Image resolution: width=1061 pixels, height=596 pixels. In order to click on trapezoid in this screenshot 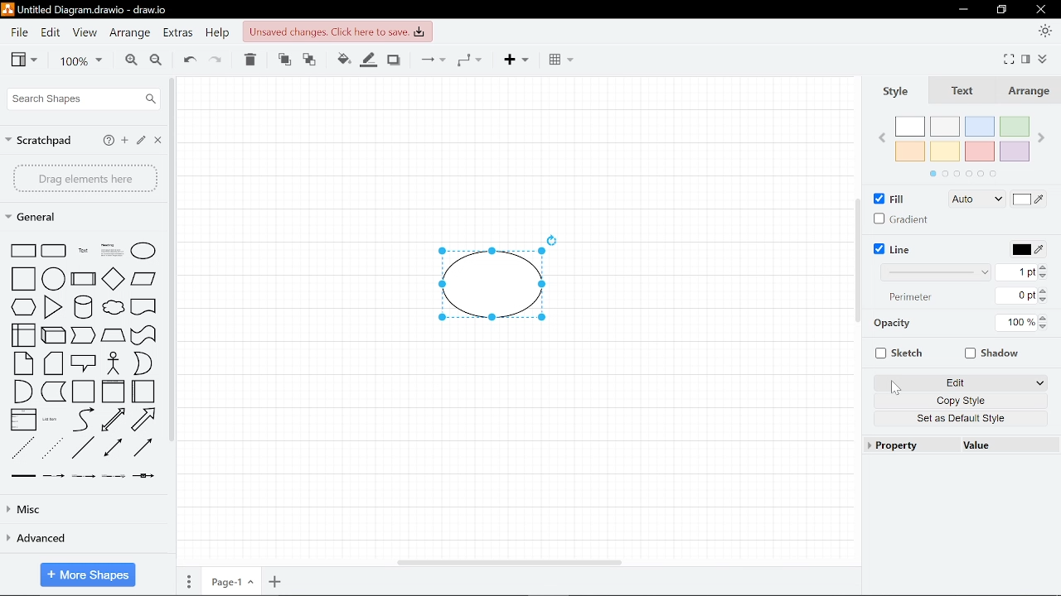, I will do `click(114, 337)`.